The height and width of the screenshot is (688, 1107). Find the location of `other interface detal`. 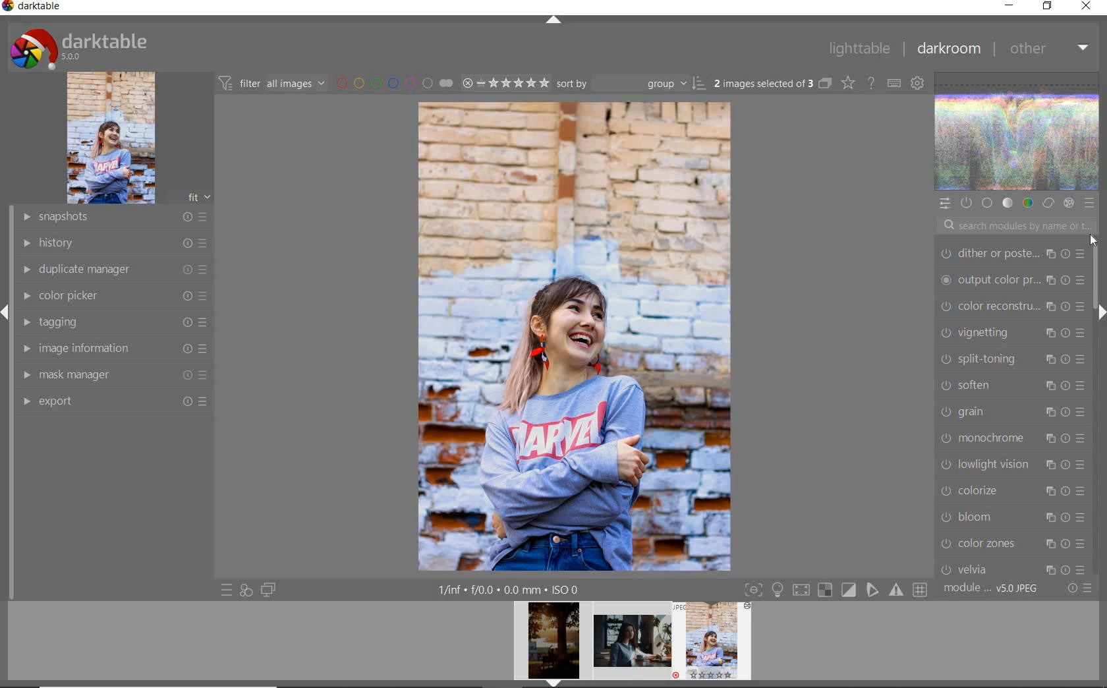

other interface detal is located at coordinates (510, 590).